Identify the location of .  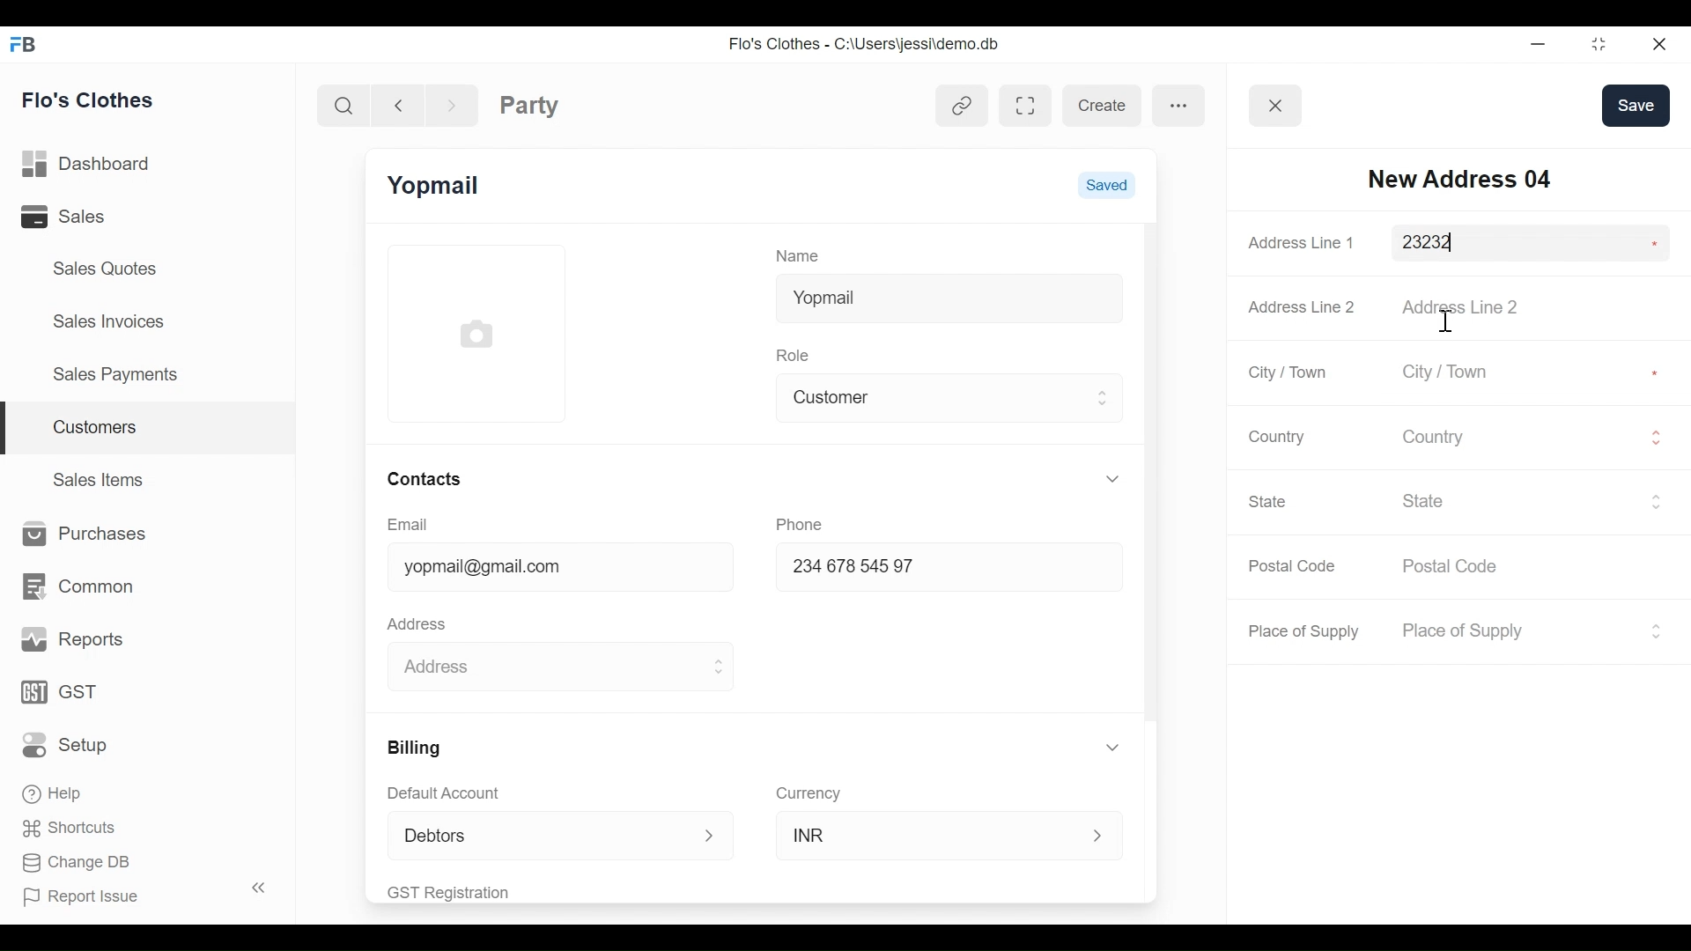
(1276, 106).